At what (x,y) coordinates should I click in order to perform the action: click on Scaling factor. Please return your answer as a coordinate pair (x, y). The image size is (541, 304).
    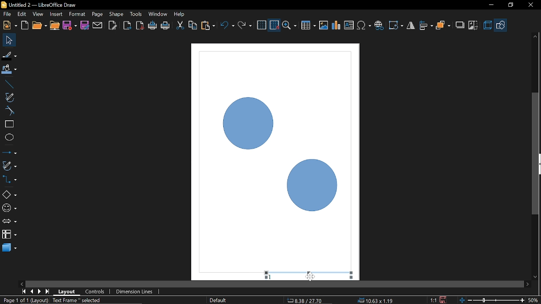
    Looking at the image, I should click on (433, 300).